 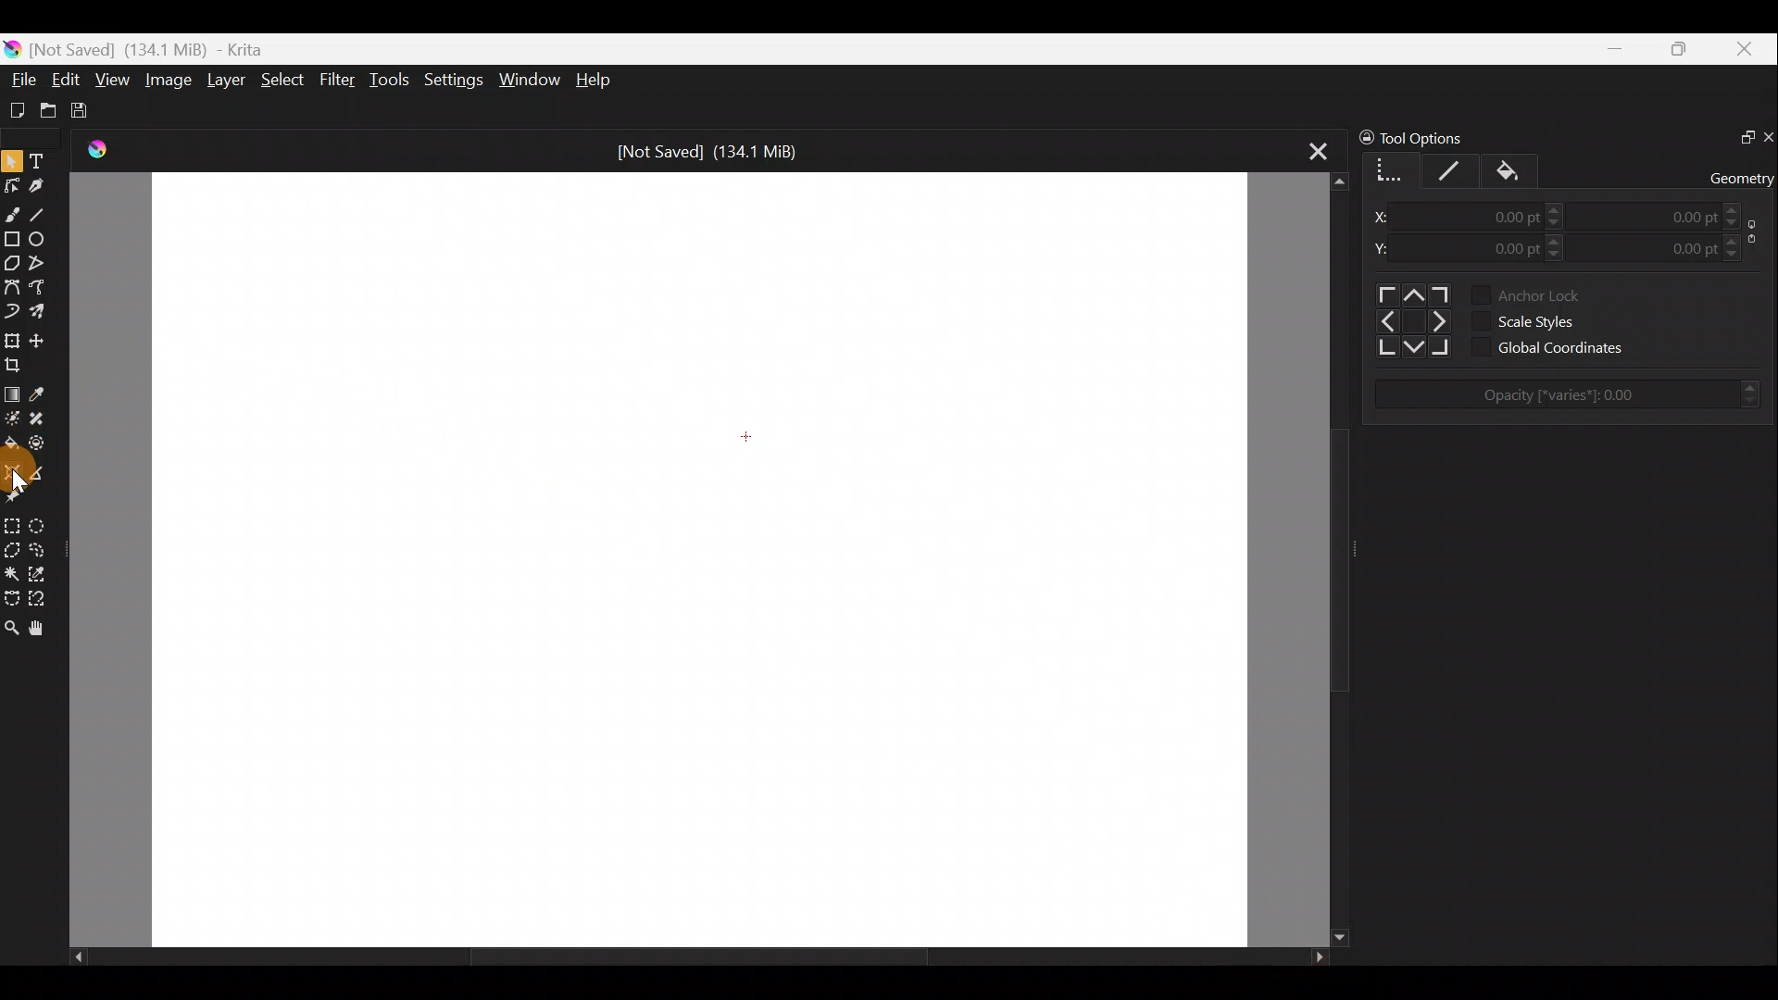 What do you see at coordinates (1528, 323) in the screenshot?
I see `Scale styles` at bounding box center [1528, 323].